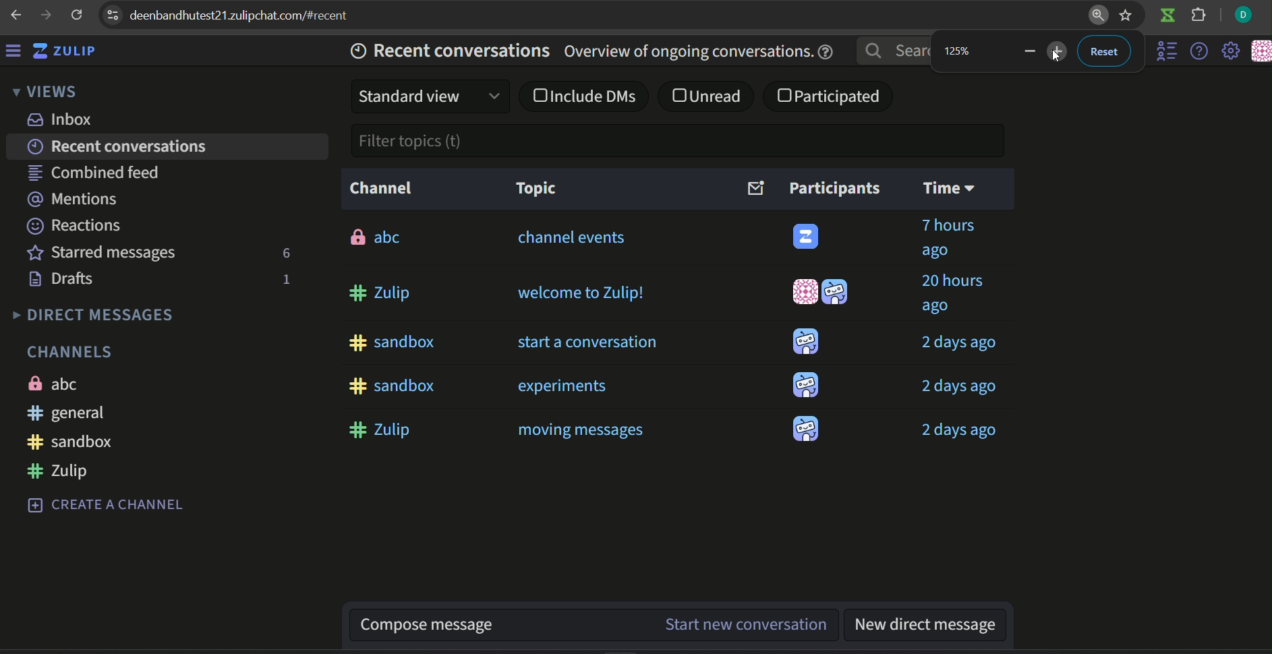 The width and height of the screenshot is (1272, 654). I want to click on zoom, so click(1097, 17).